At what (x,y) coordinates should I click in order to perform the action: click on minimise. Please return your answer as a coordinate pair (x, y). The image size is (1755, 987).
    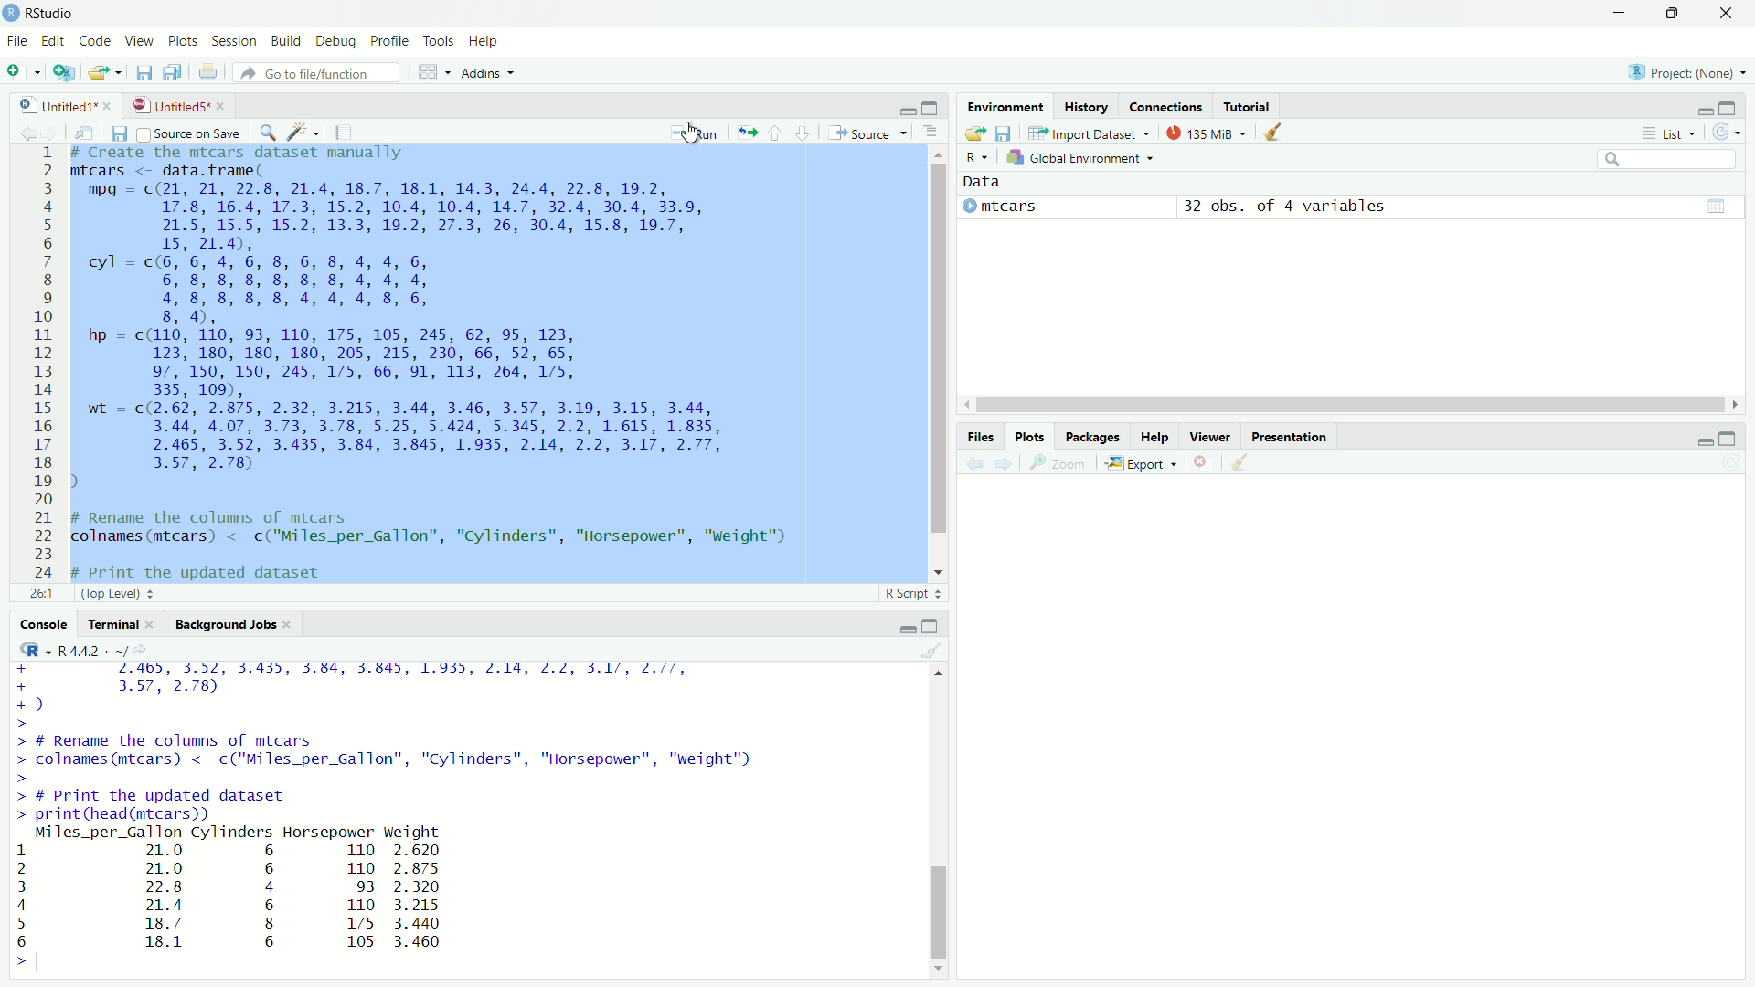
    Looking at the image, I should click on (1618, 16).